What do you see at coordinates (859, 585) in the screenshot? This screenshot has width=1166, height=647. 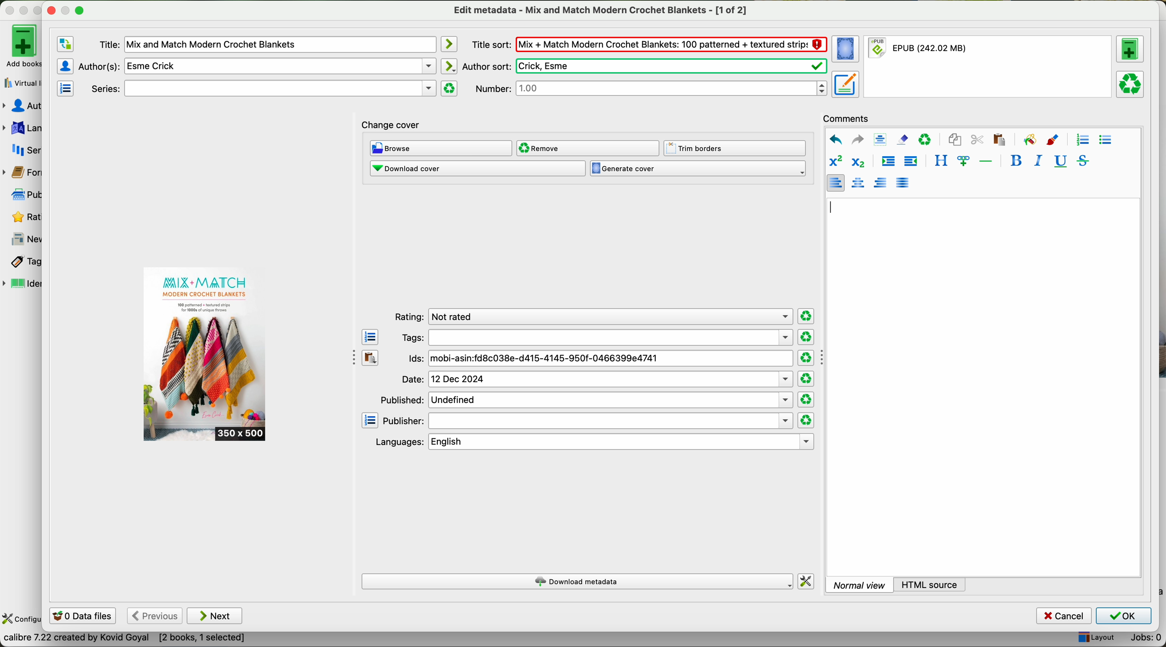 I see `normal view` at bounding box center [859, 585].